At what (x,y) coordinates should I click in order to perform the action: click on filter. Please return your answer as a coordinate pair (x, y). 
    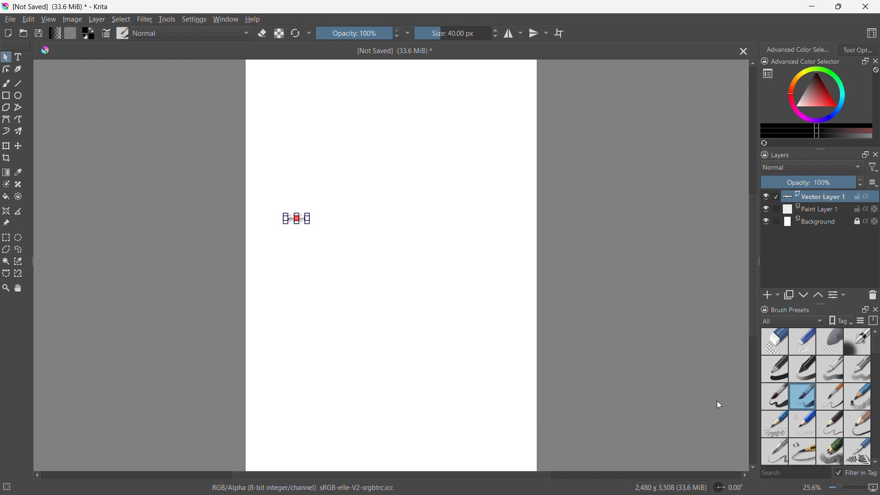
    Looking at the image, I should click on (145, 19).